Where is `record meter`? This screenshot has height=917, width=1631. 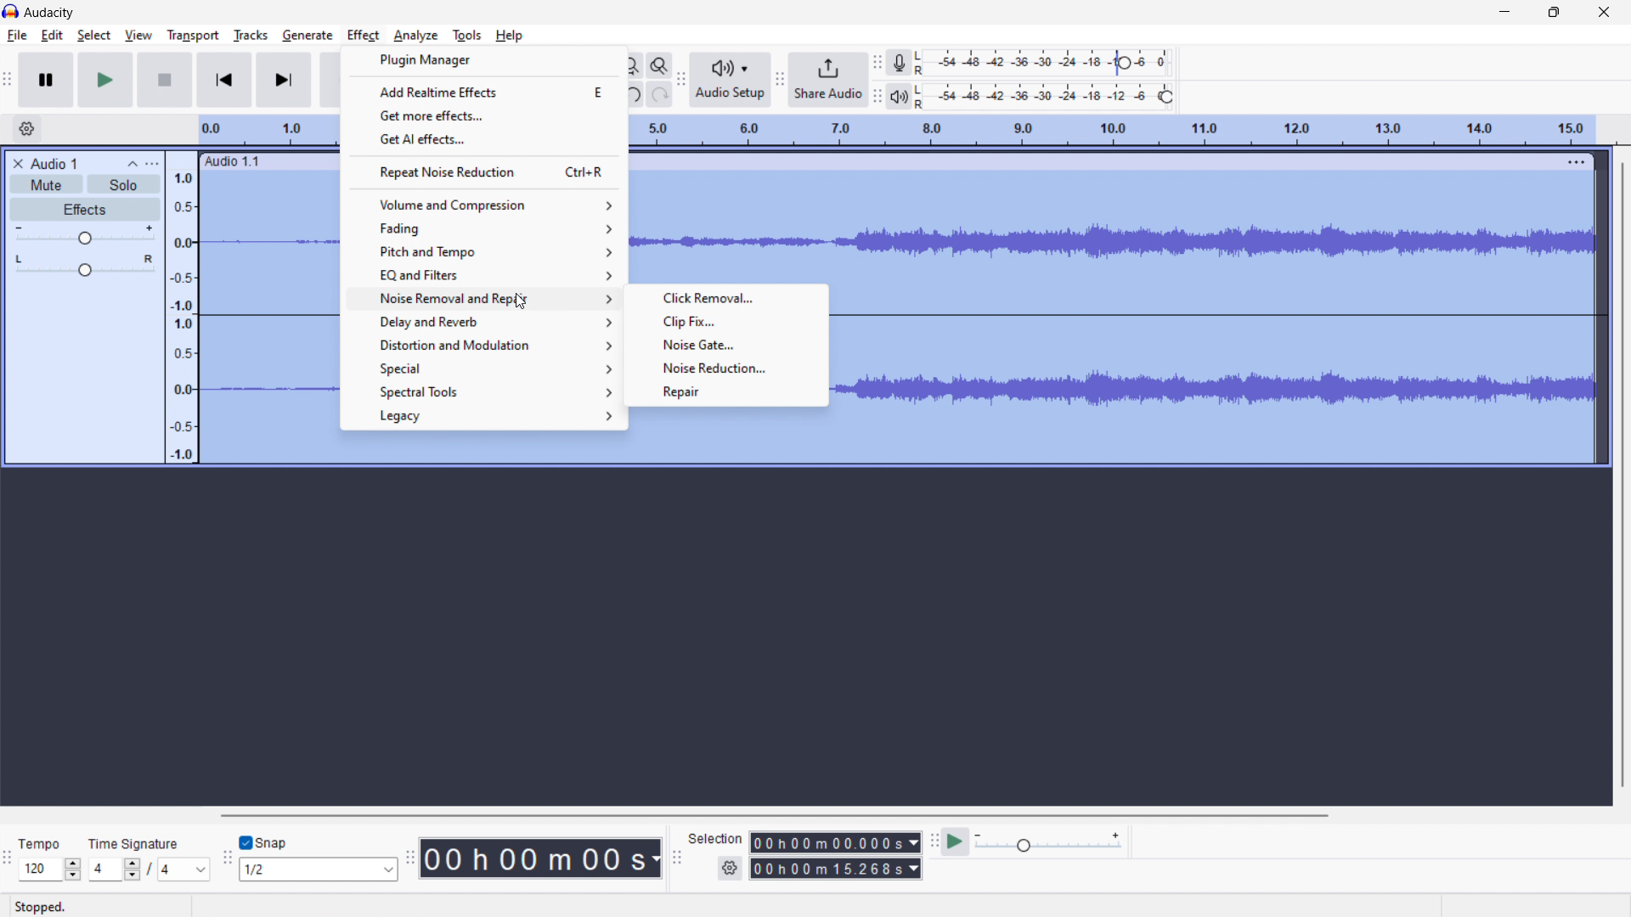 record meter is located at coordinates (1047, 62).